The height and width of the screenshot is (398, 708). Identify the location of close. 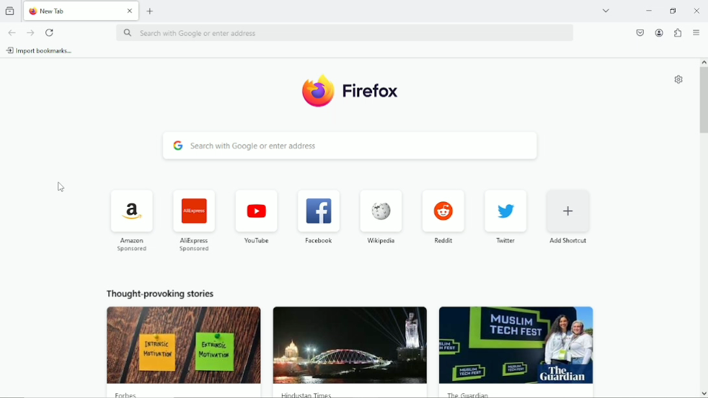
(129, 12).